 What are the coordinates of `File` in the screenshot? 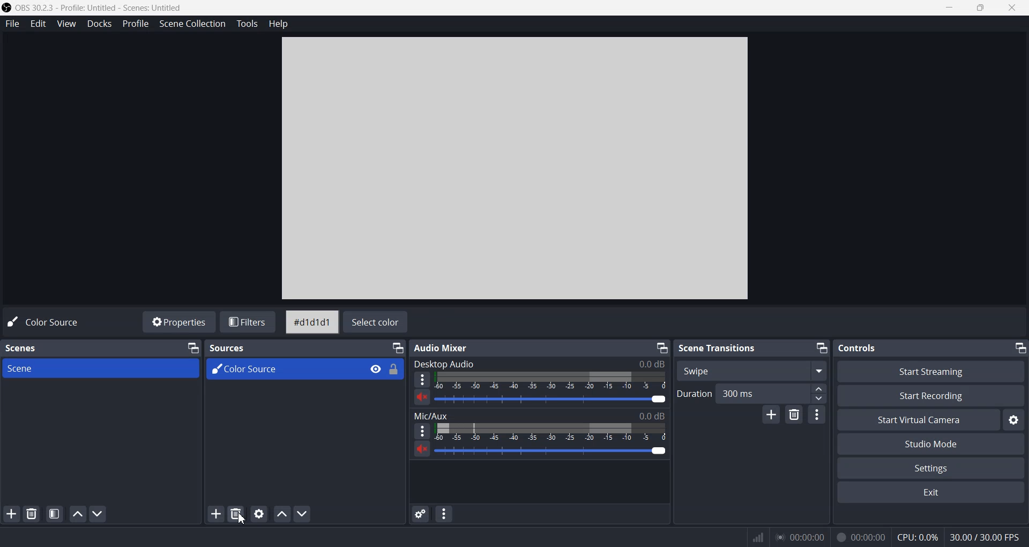 It's located at (12, 24).